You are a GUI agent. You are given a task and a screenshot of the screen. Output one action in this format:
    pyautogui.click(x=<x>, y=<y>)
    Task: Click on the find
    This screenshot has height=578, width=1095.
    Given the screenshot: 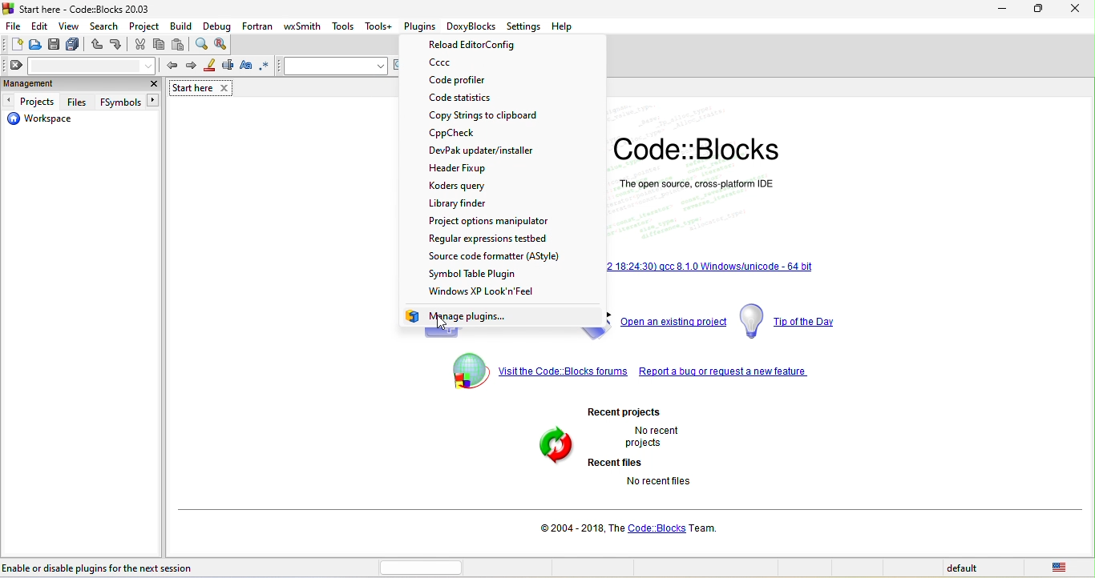 What is the action you would take?
    pyautogui.click(x=202, y=44)
    